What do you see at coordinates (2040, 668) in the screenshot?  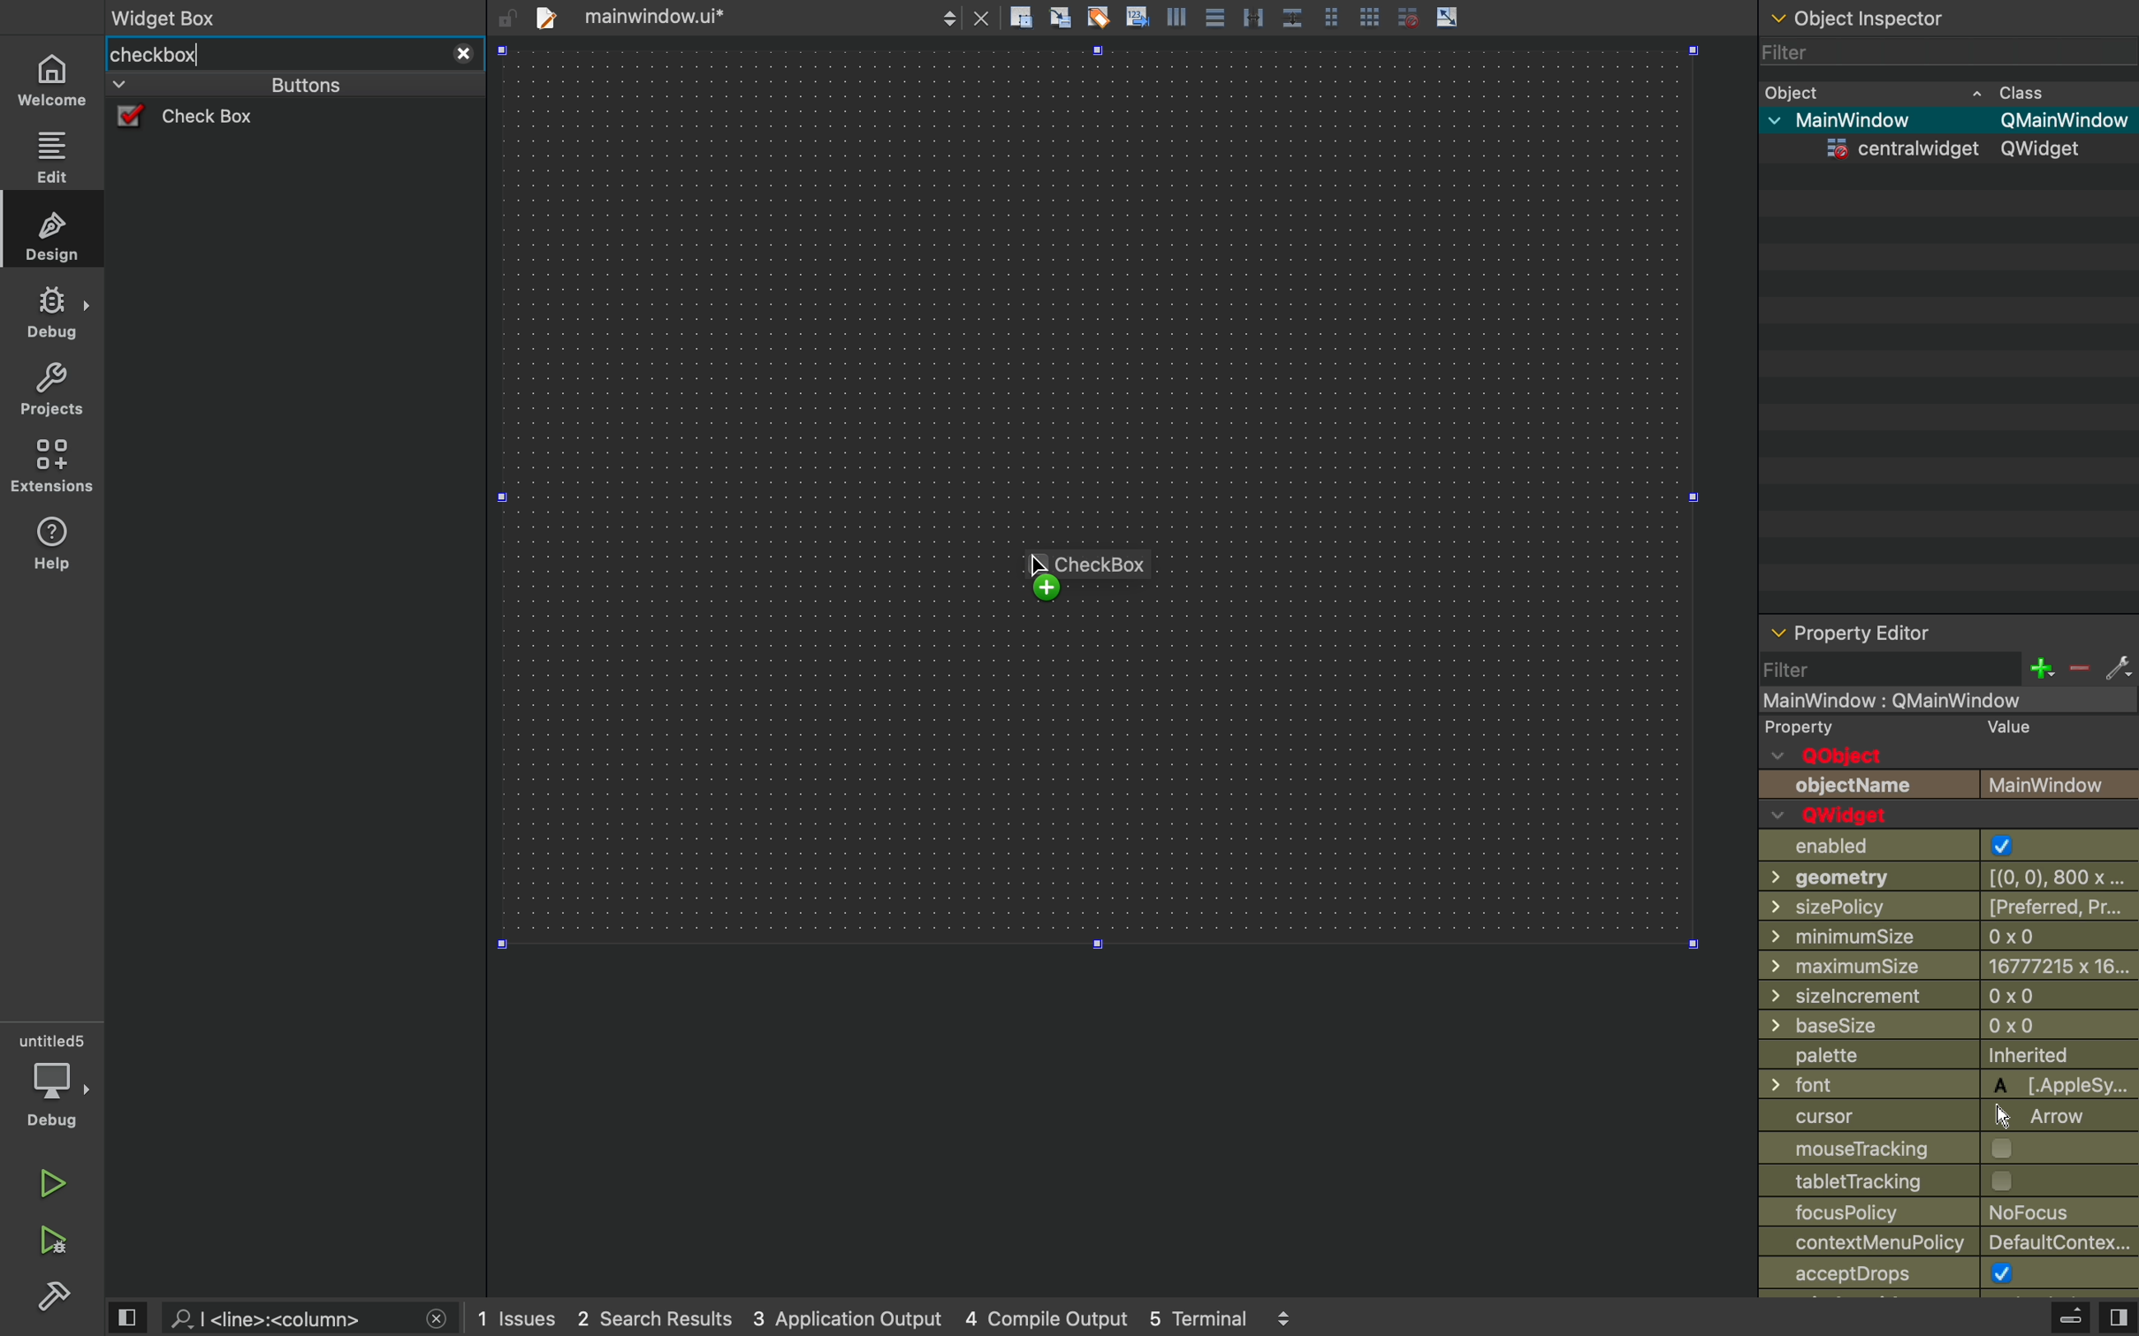 I see `plus` at bounding box center [2040, 668].